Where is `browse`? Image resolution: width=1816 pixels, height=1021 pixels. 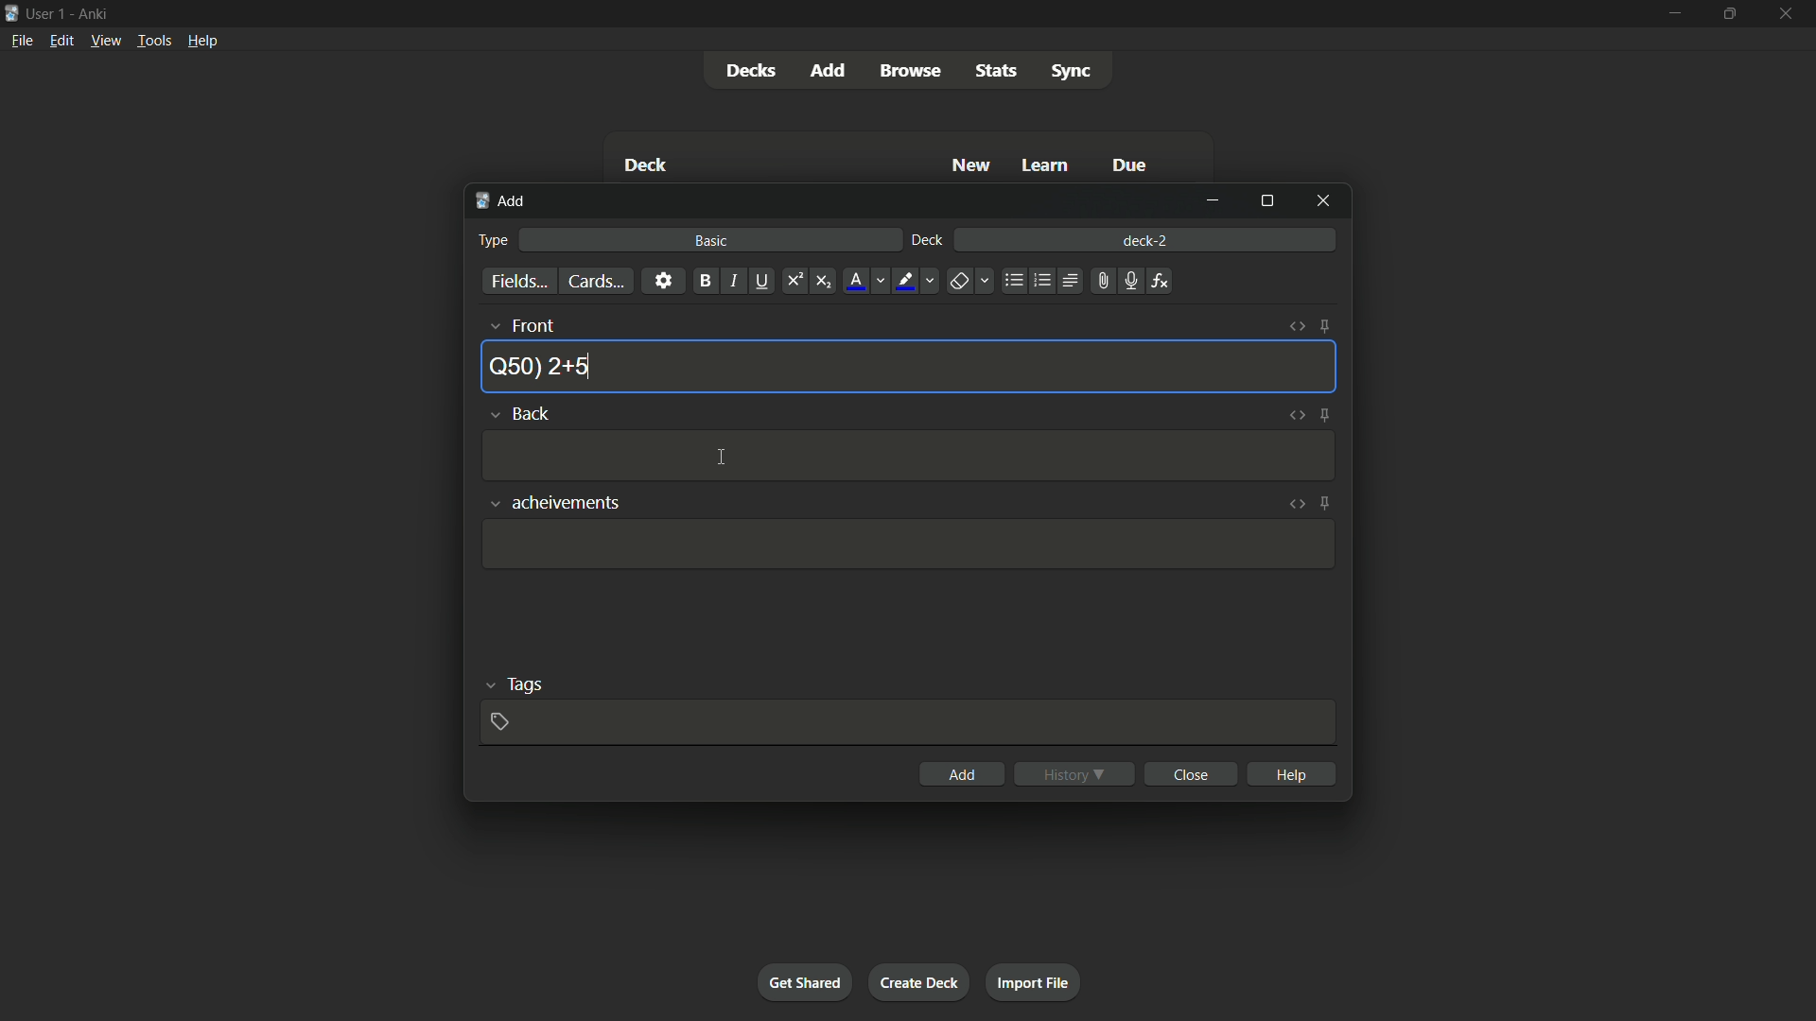 browse is located at coordinates (907, 71).